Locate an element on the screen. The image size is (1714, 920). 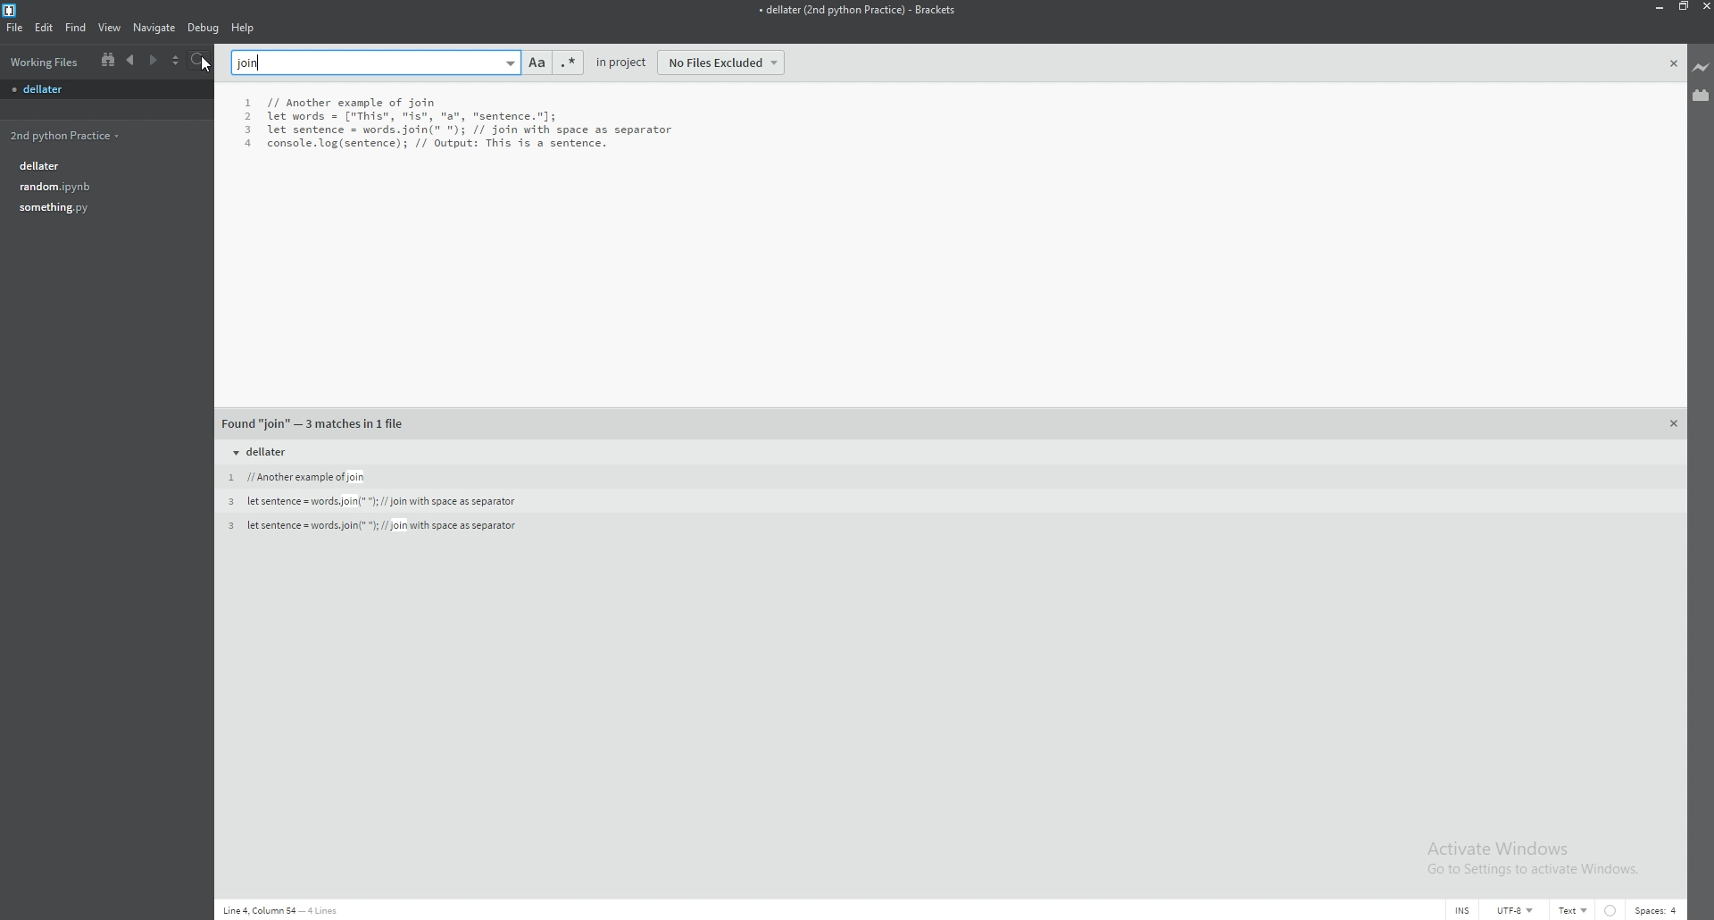
1 // Another example of join. is located at coordinates (291, 477).